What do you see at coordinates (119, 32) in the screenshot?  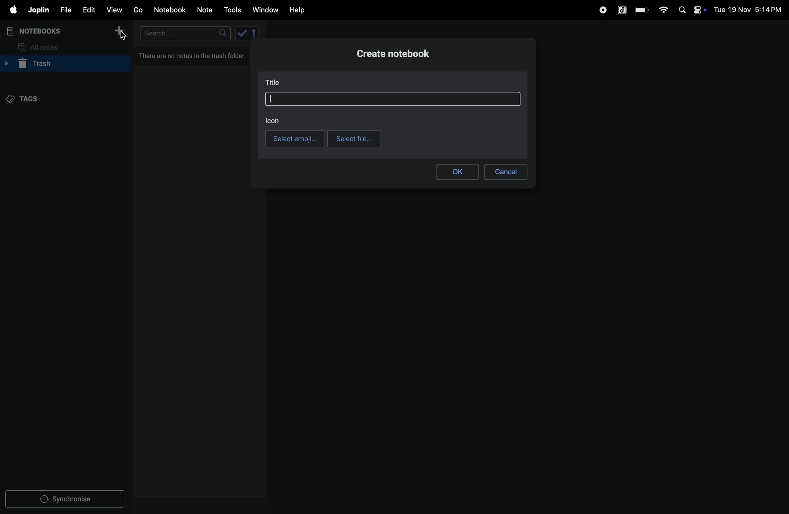 I see `add` at bounding box center [119, 32].